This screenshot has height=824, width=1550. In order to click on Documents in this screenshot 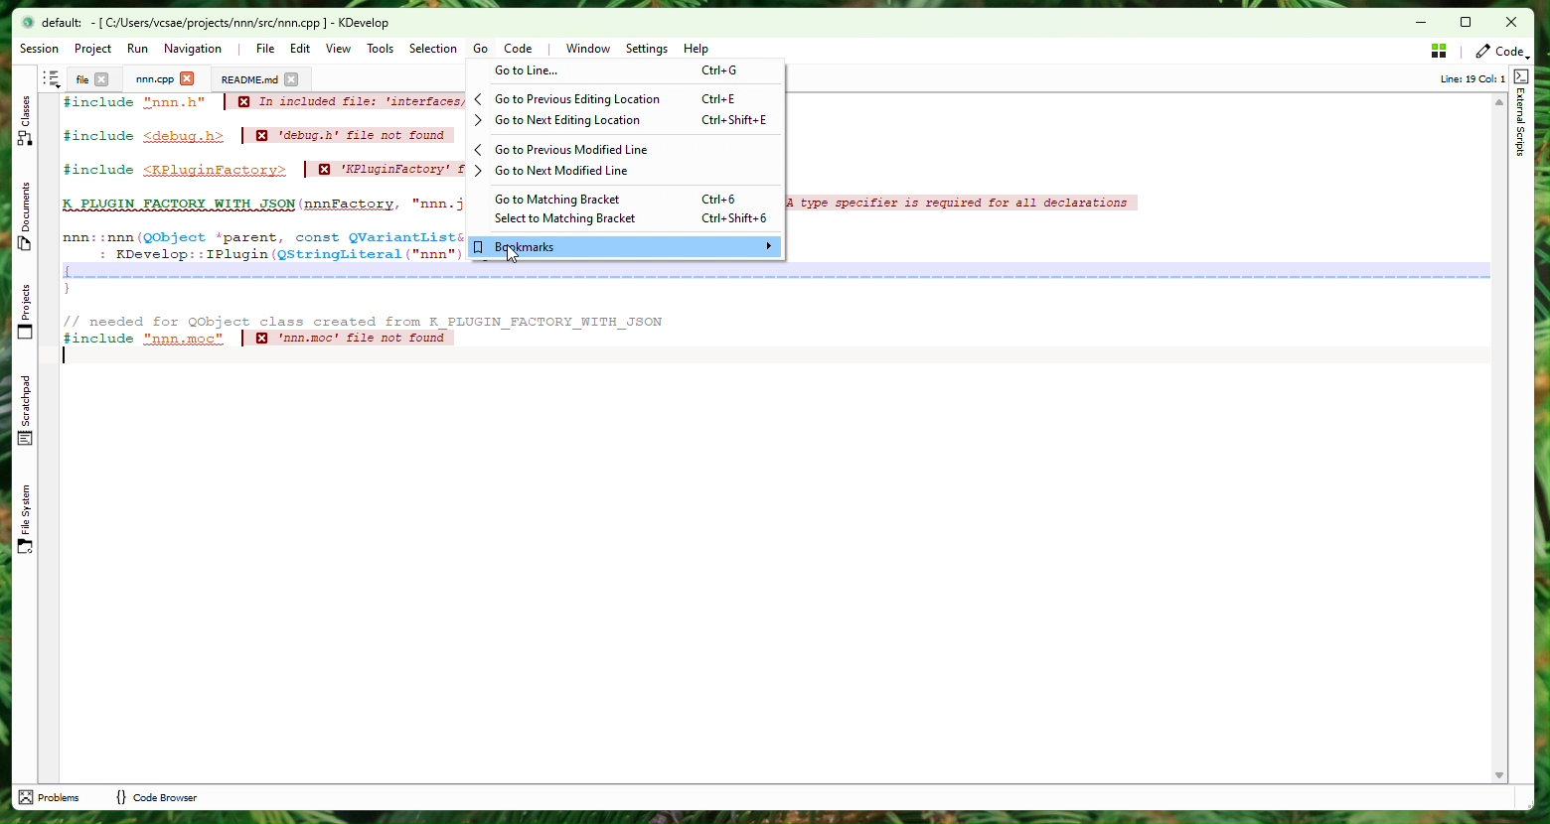, I will do `click(248, 79)`.